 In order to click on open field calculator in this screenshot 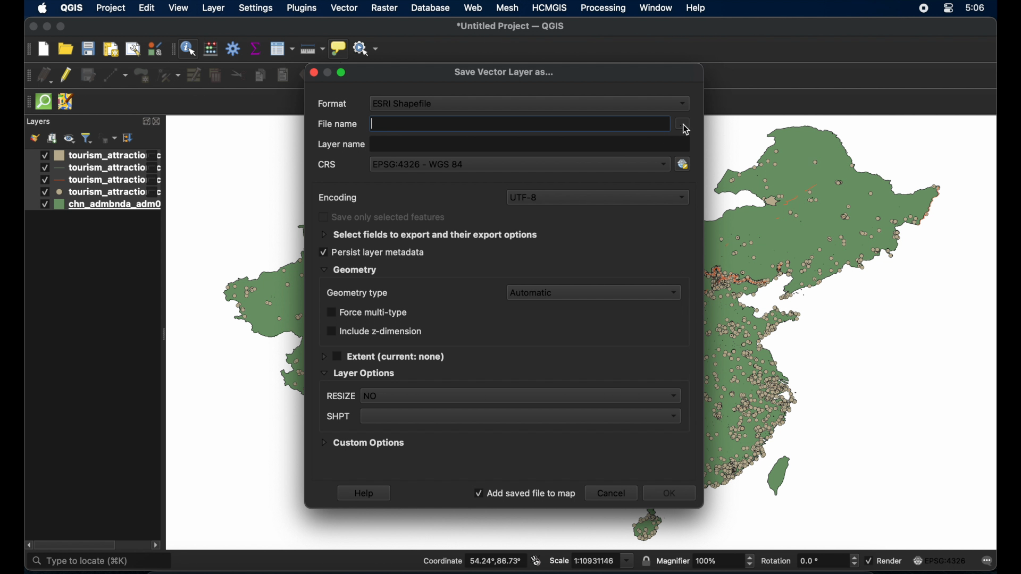, I will do `click(211, 48)`.